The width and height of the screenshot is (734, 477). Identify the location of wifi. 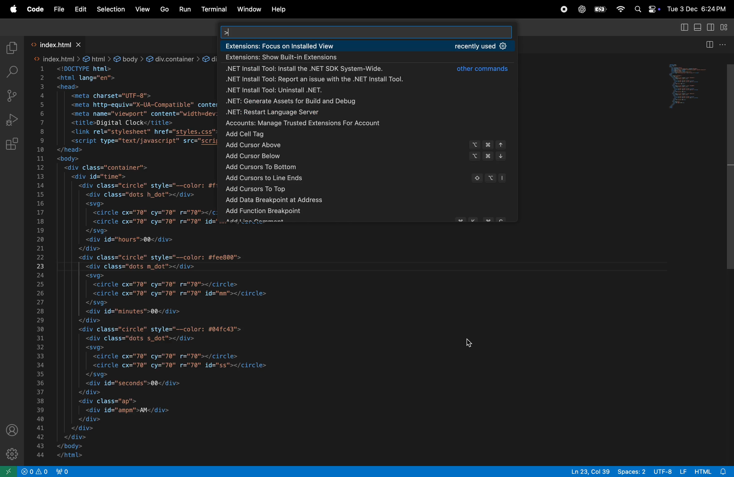
(620, 9).